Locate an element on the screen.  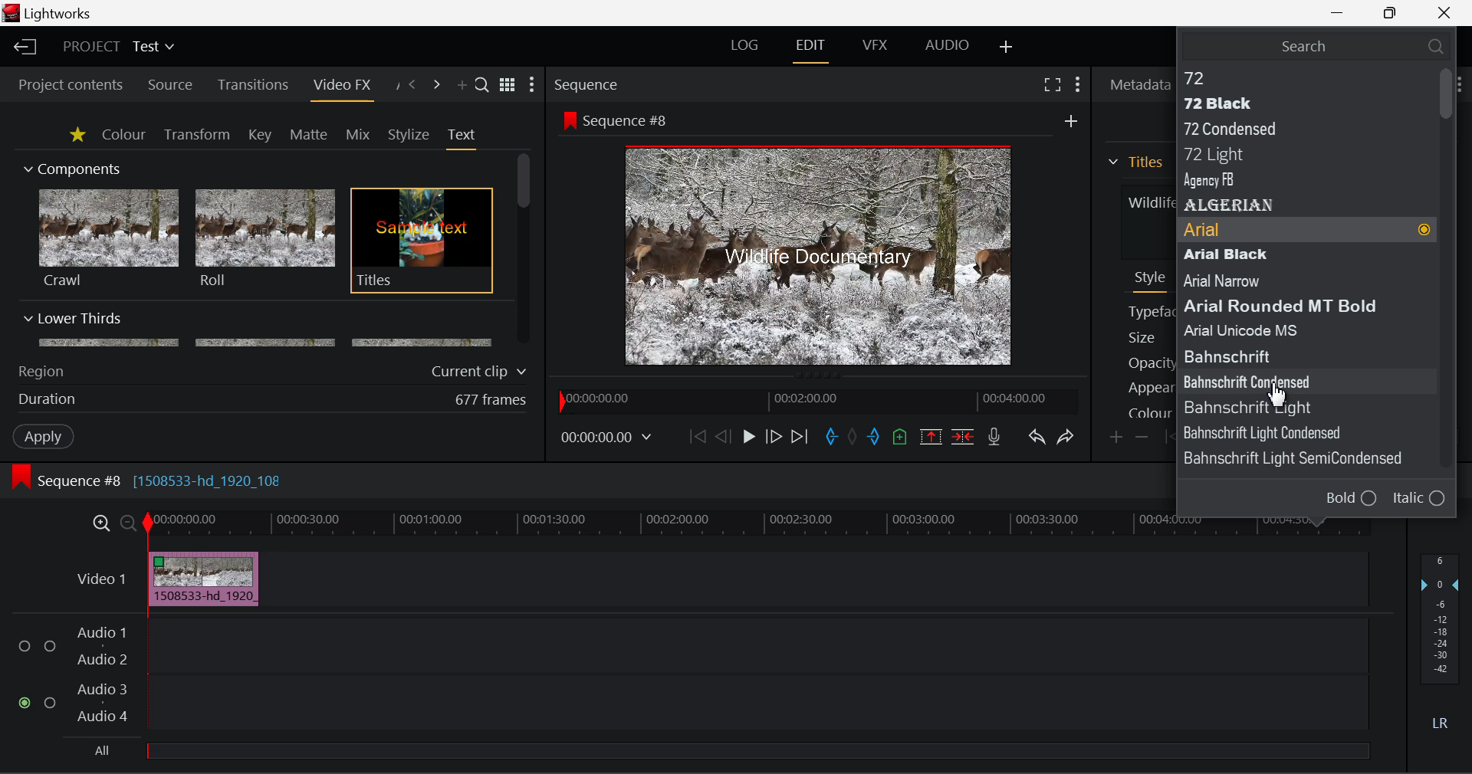
To End is located at coordinates (800, 439).